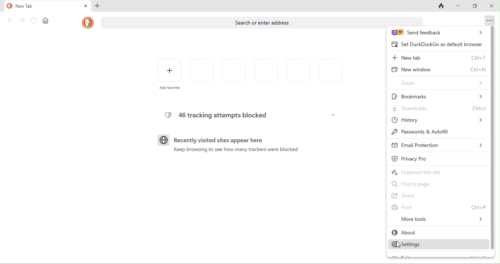 This screenshot has width=500, height=264. Describe the element at coordinates (22, 21) in the screenshot. I see `forward` at that location.